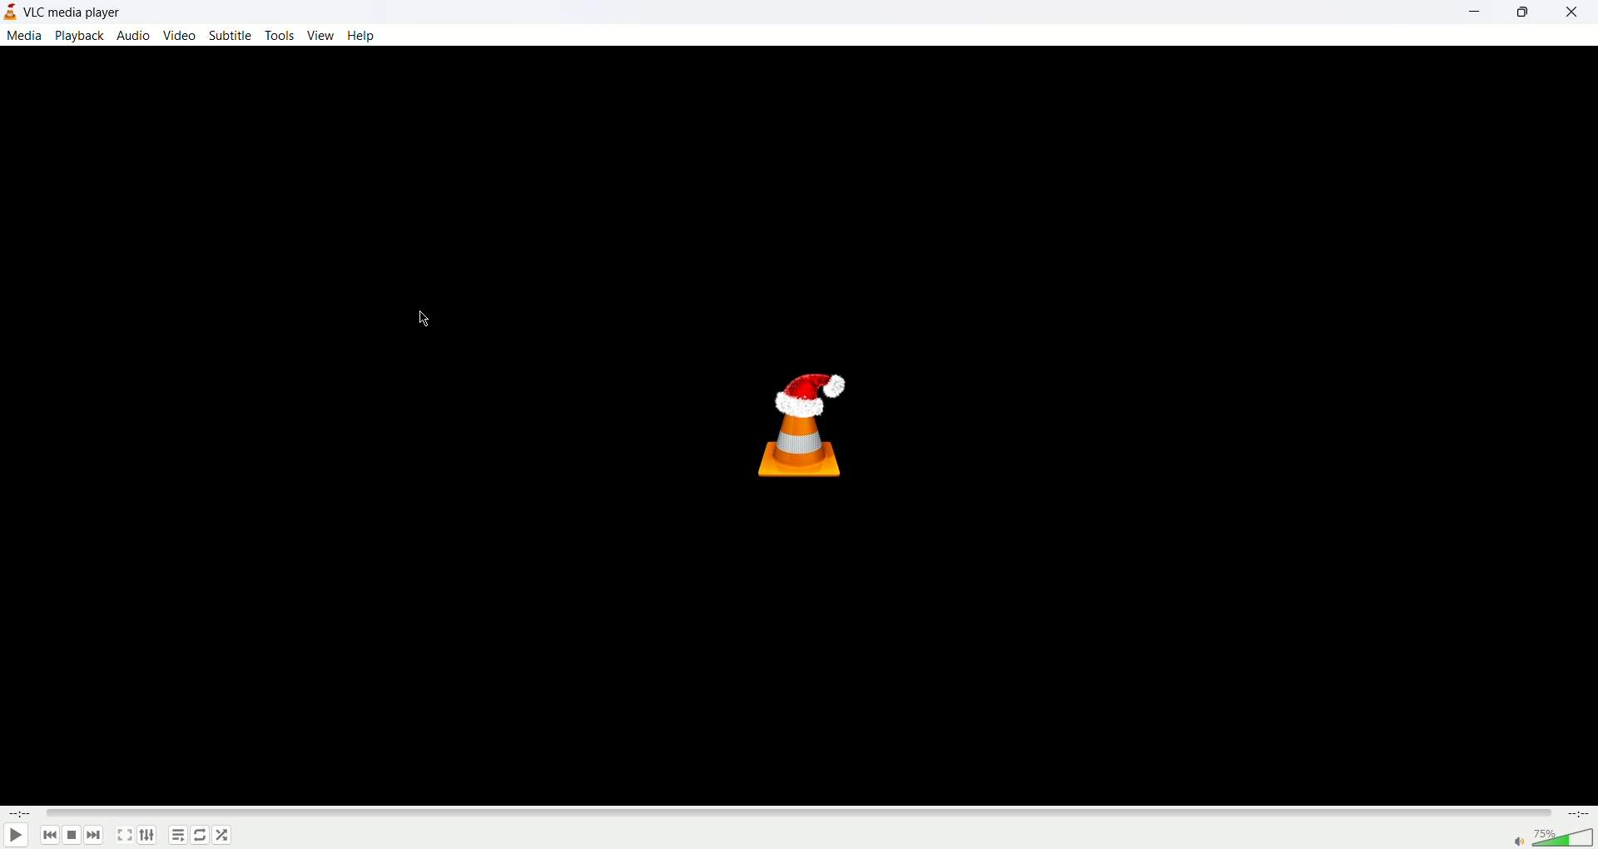 The height and width of the screenshot is (849, 1598). I want to click on audio , so click(136, 36).